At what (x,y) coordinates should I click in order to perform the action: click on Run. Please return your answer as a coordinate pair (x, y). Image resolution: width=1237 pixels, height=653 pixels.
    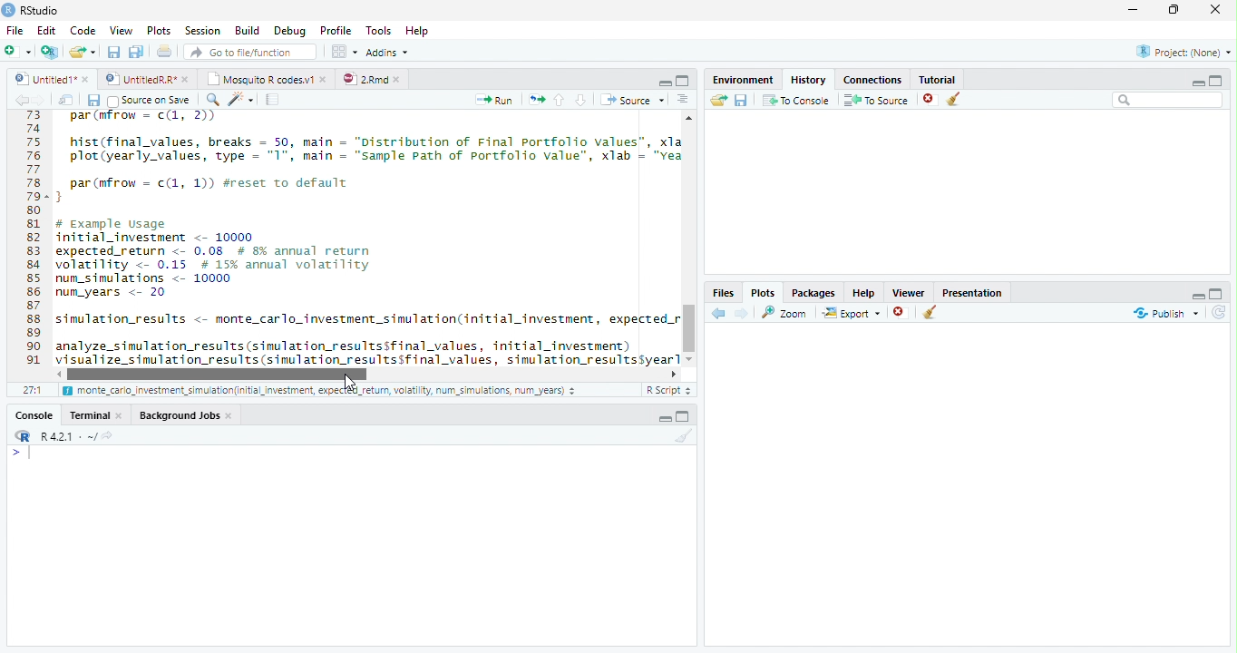
    Looking at the image, I should click on (495, 100).